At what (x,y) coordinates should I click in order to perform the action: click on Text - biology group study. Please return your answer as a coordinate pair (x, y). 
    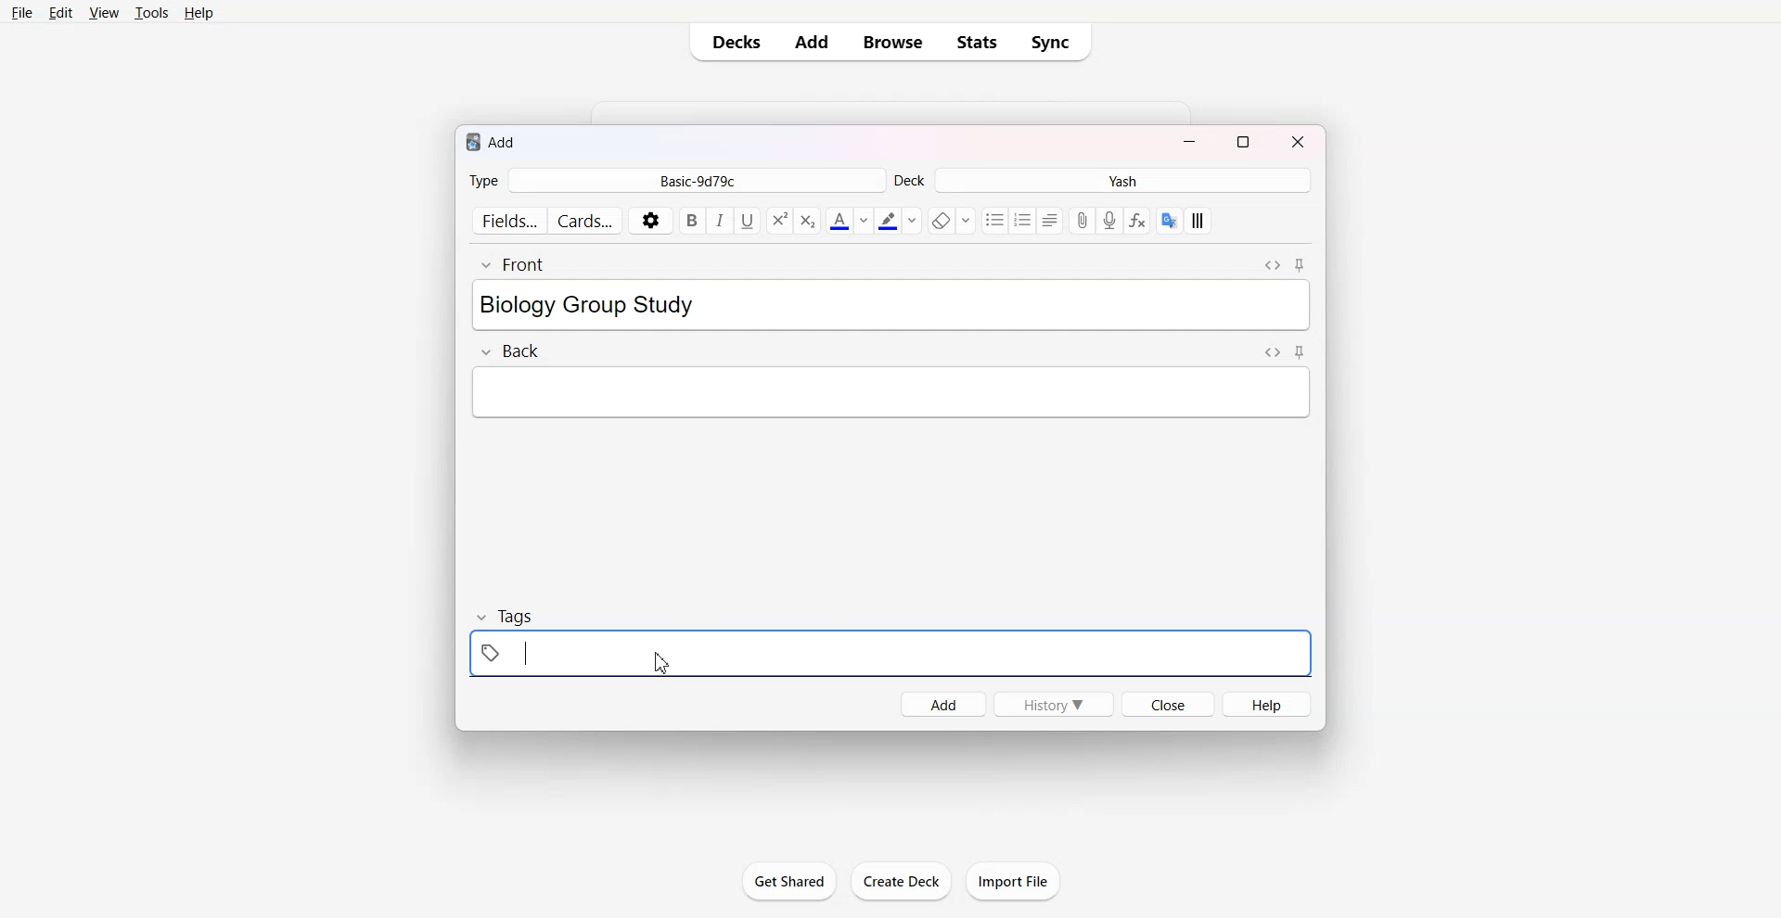
    Looking at the image, I should click on (620, 305).